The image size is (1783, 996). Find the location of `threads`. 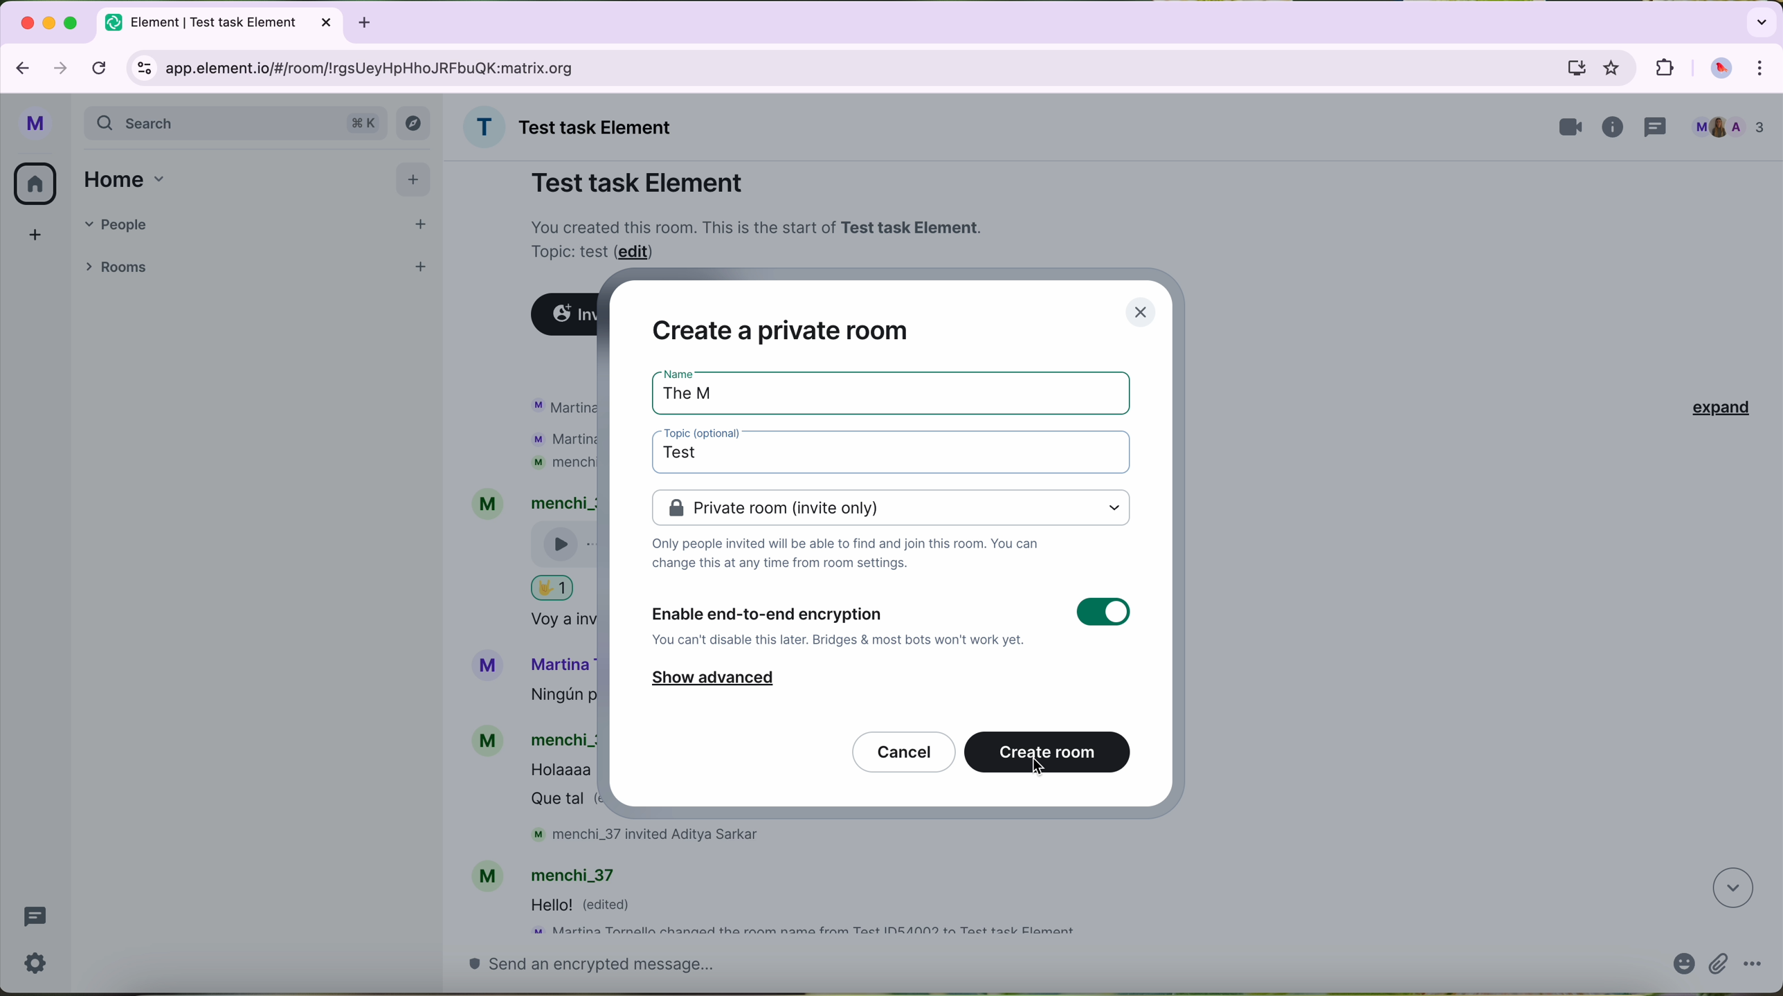

threads is located at coordinates (1659, 125).